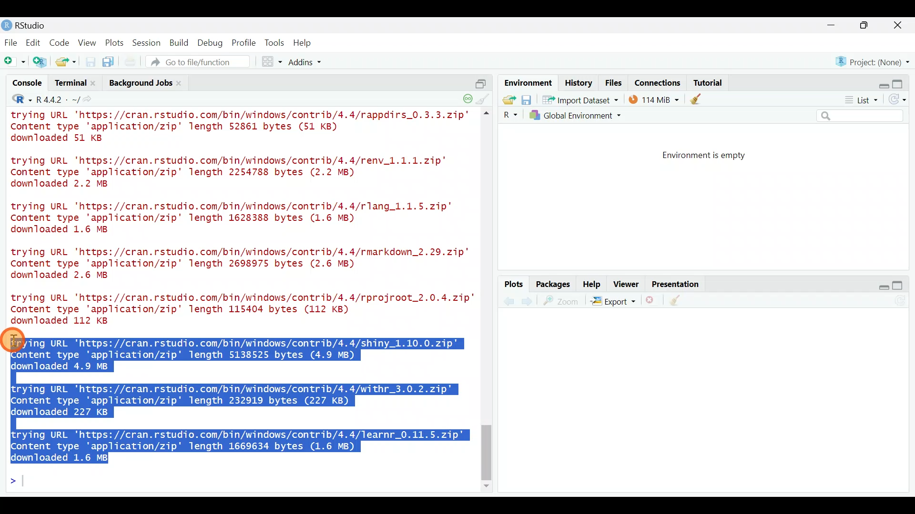  Describe the element at coordinates (17, 483) in the screenshot. I see `Line cursor` at that location.